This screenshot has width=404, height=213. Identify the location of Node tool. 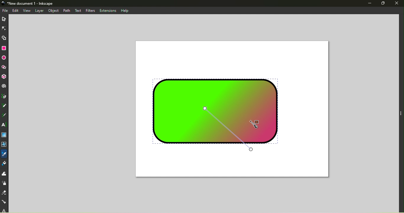
(4, 28).